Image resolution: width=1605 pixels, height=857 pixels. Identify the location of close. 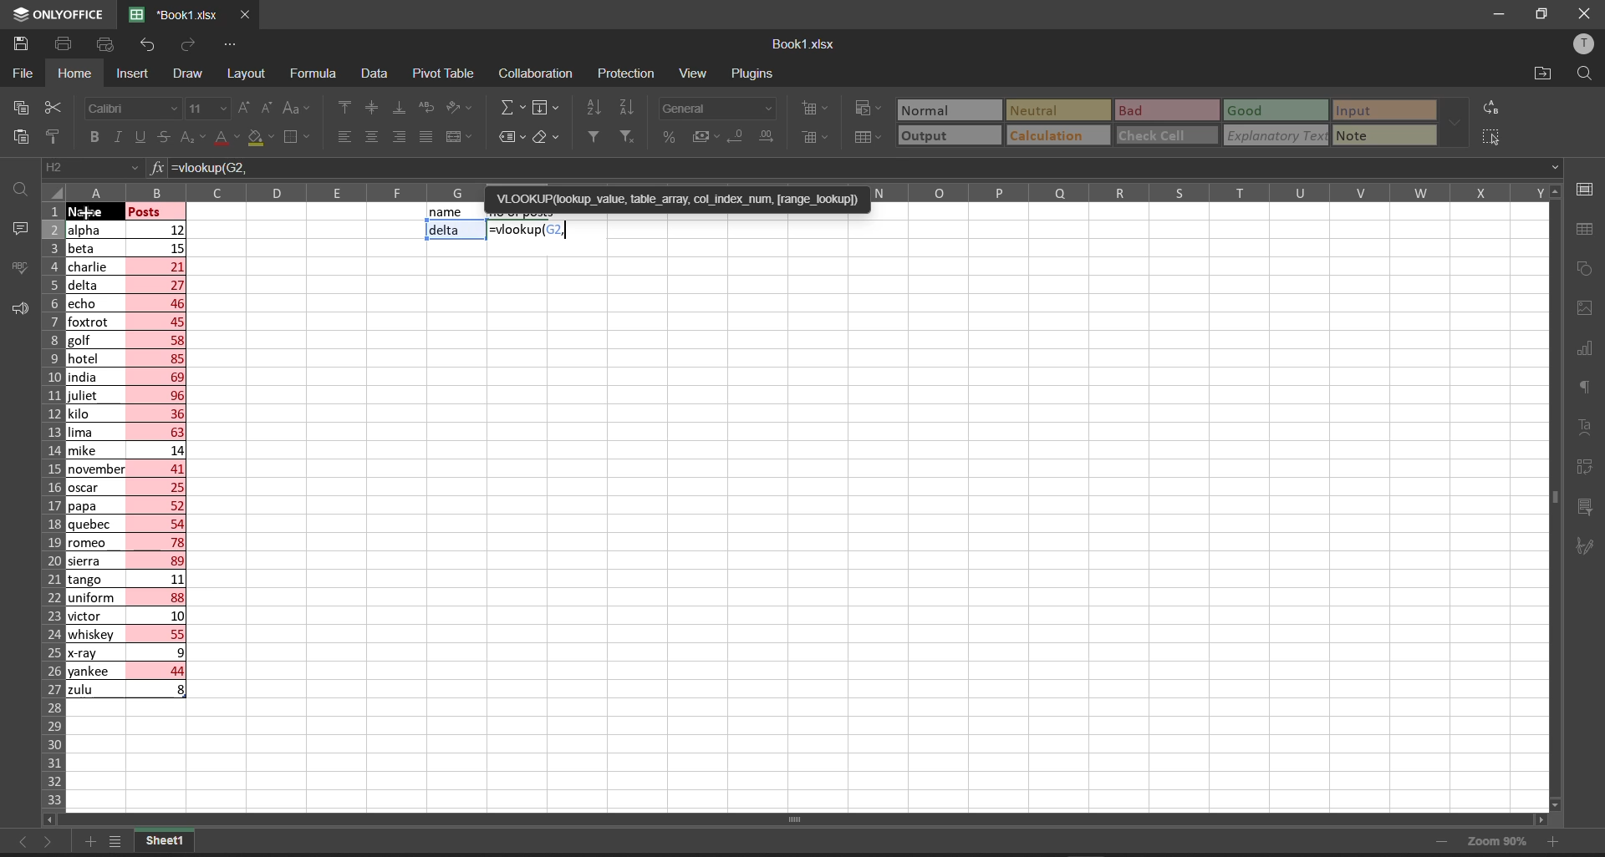
(1582, 14).